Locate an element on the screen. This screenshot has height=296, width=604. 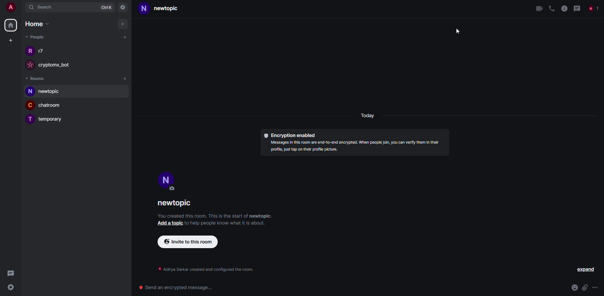
rooms is located at coordinates (36, 78).